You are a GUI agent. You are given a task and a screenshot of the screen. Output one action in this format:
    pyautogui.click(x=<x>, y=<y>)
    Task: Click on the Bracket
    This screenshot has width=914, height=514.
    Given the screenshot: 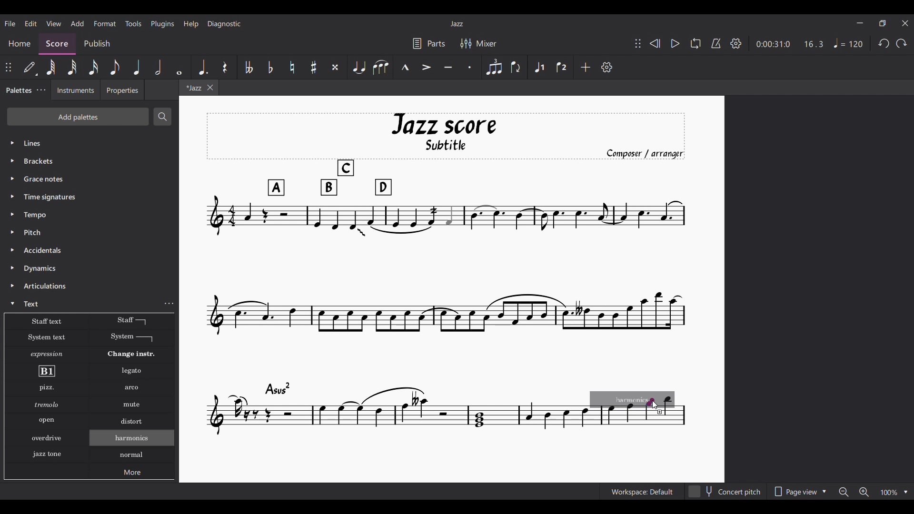 What is the action you would take?
    pyautogui.click(x=45, y=162)
    